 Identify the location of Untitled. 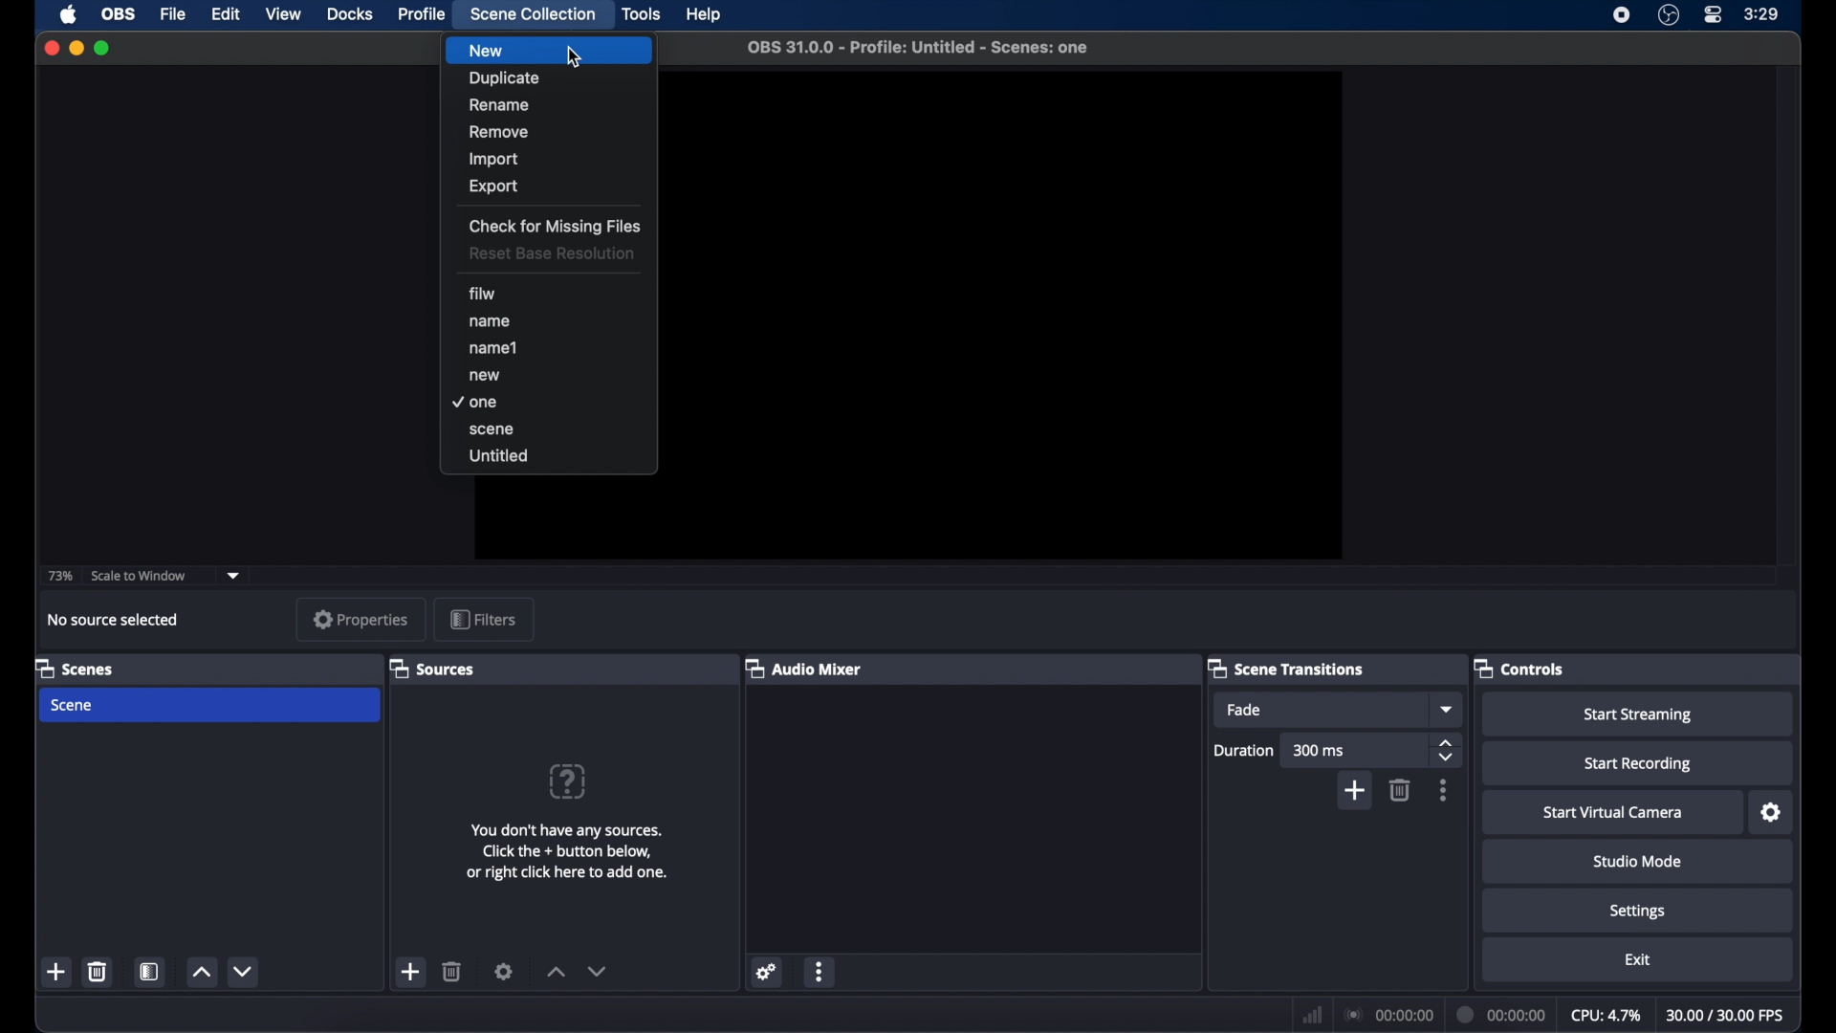
(550, 458).